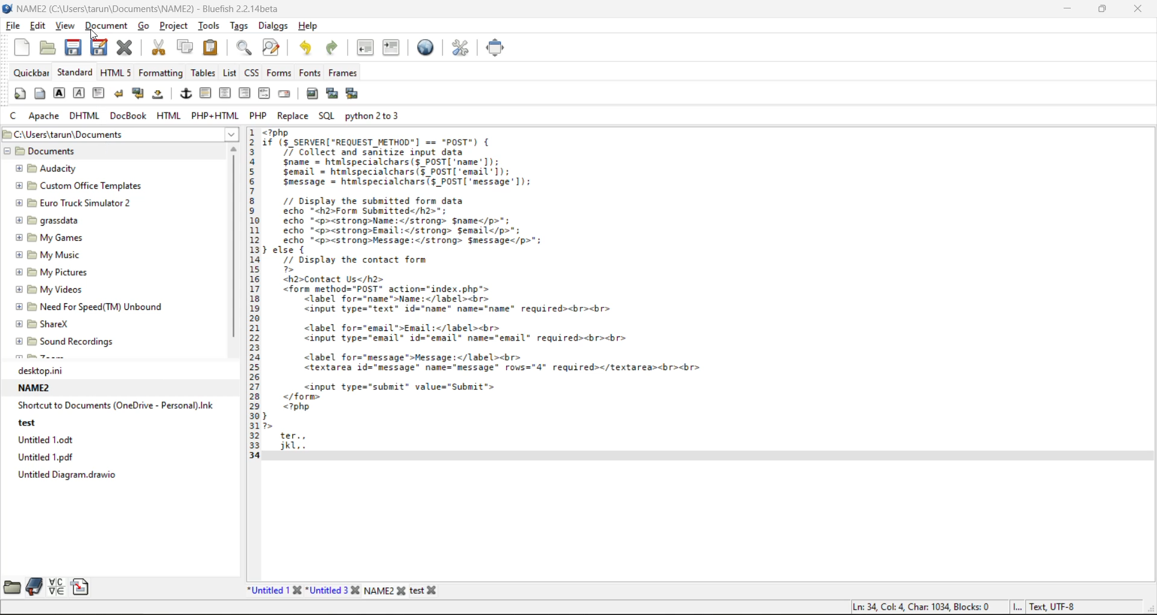 This screenshot has height=615, width=1157. Describe the element at coordinates (61, 255) in the screenshot. I see `my music` at that location.